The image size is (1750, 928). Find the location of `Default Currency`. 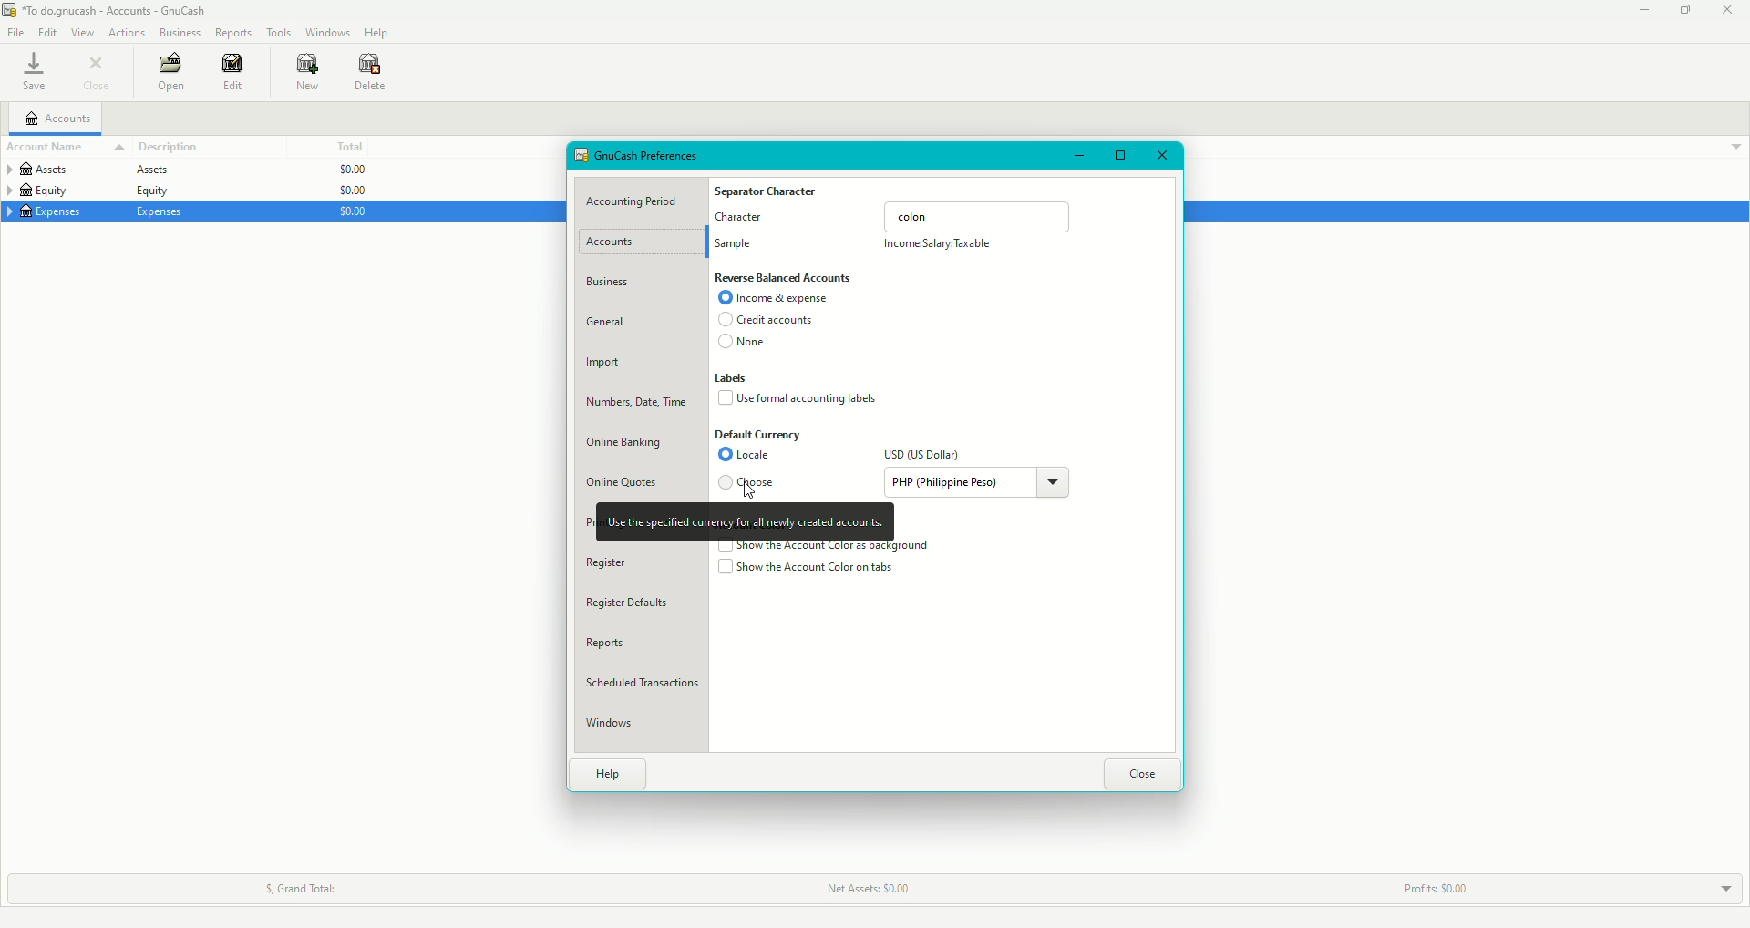

Default Currency is located at coordinates (759, 435).